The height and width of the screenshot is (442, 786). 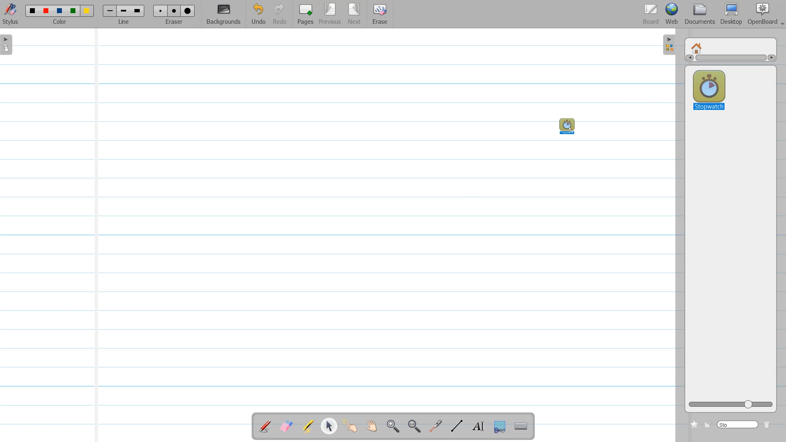 I want to click on Web, so click(x=672, y=14).